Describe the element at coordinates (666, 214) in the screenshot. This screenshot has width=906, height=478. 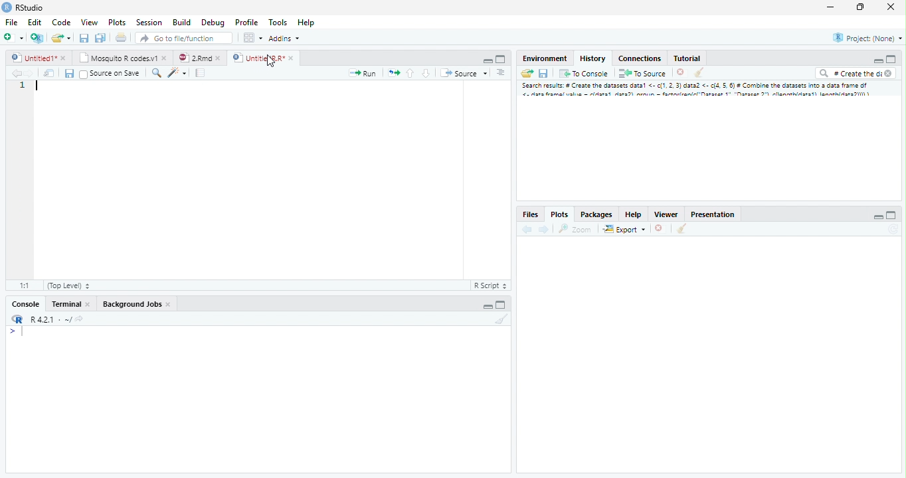
I see `Viewer` at that location.